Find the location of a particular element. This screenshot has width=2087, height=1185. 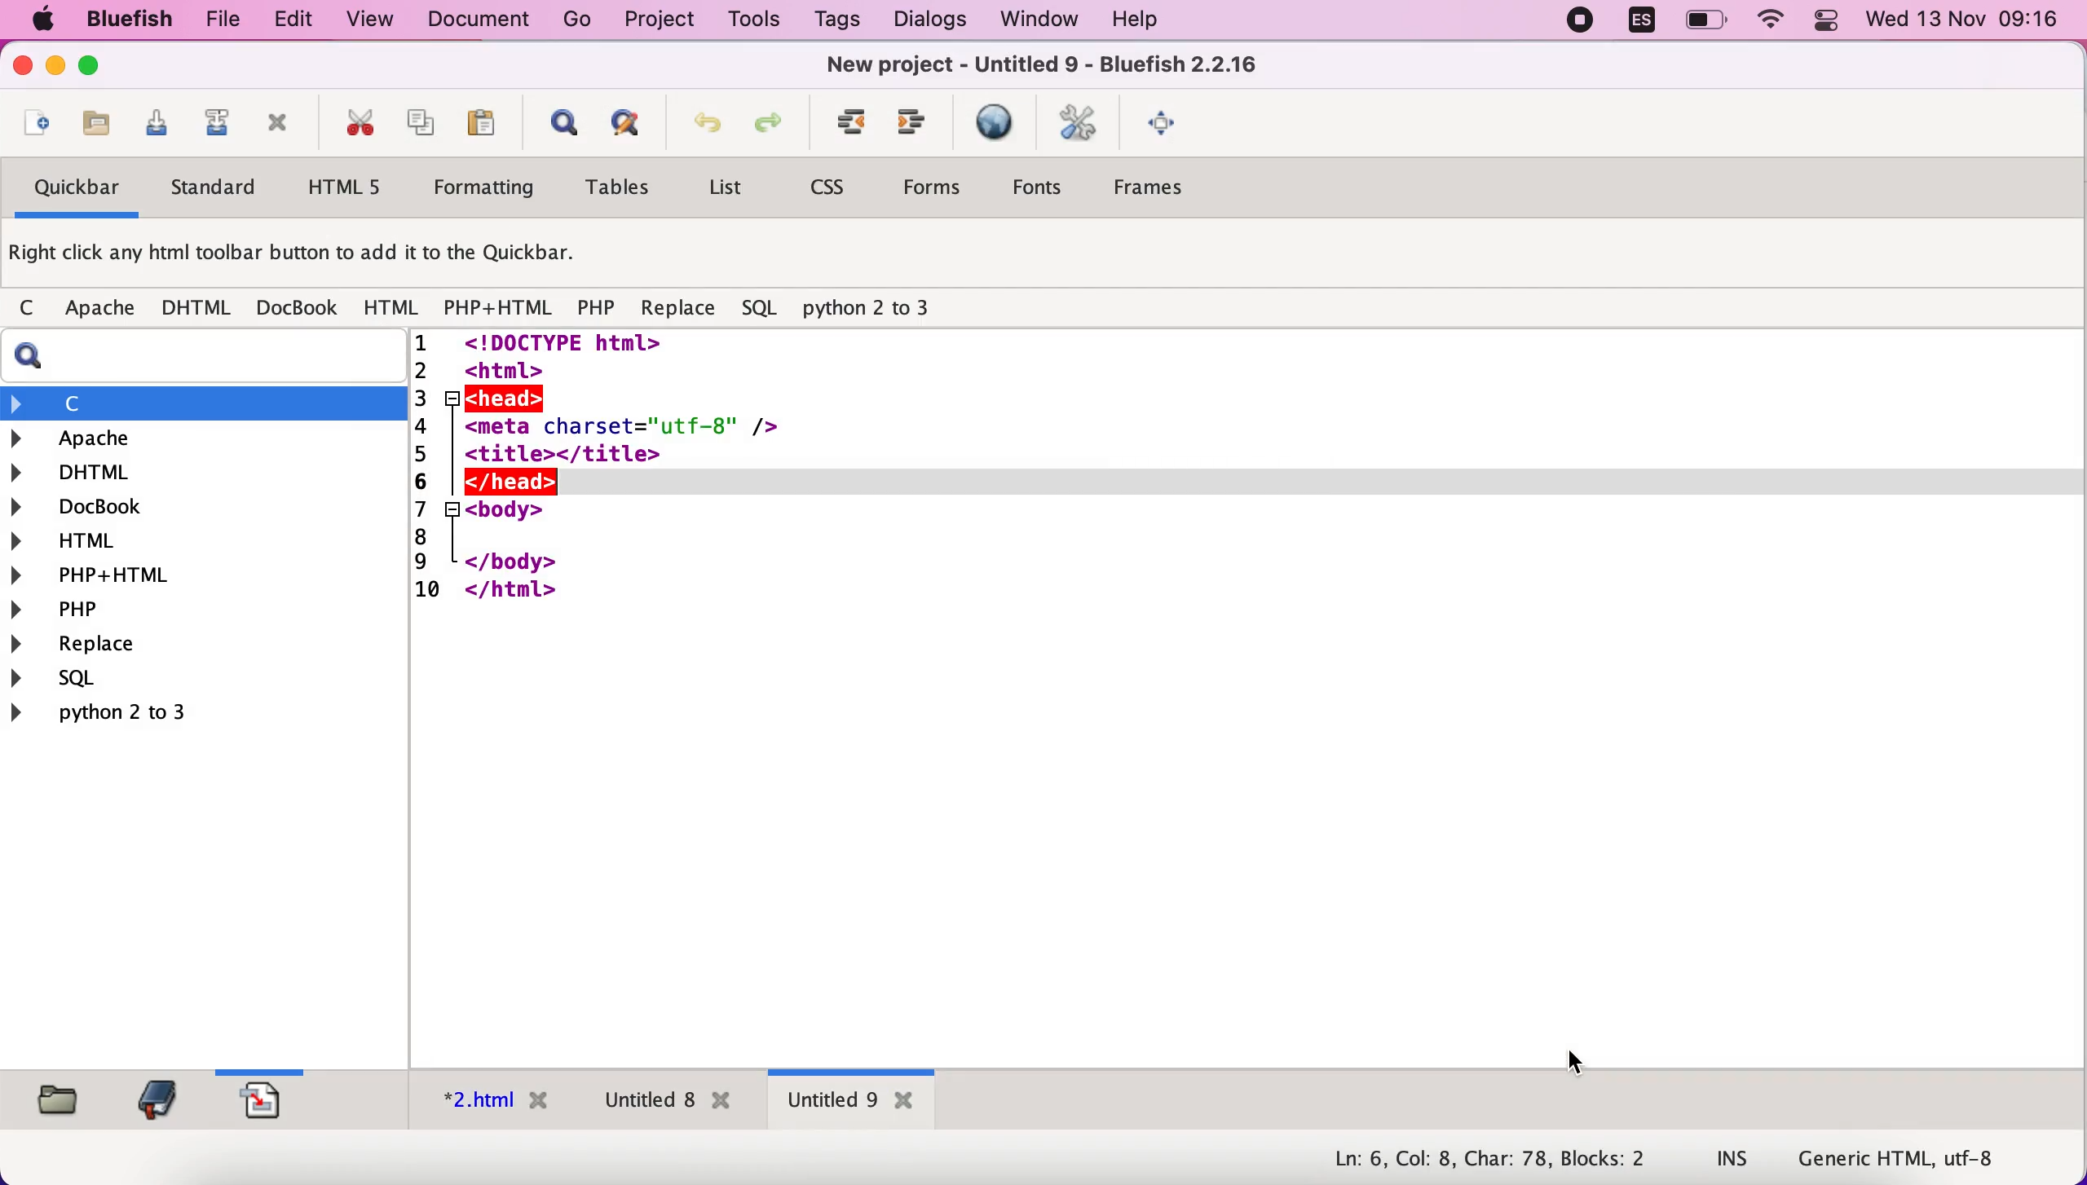

tags is located at coordinates (836, 23).